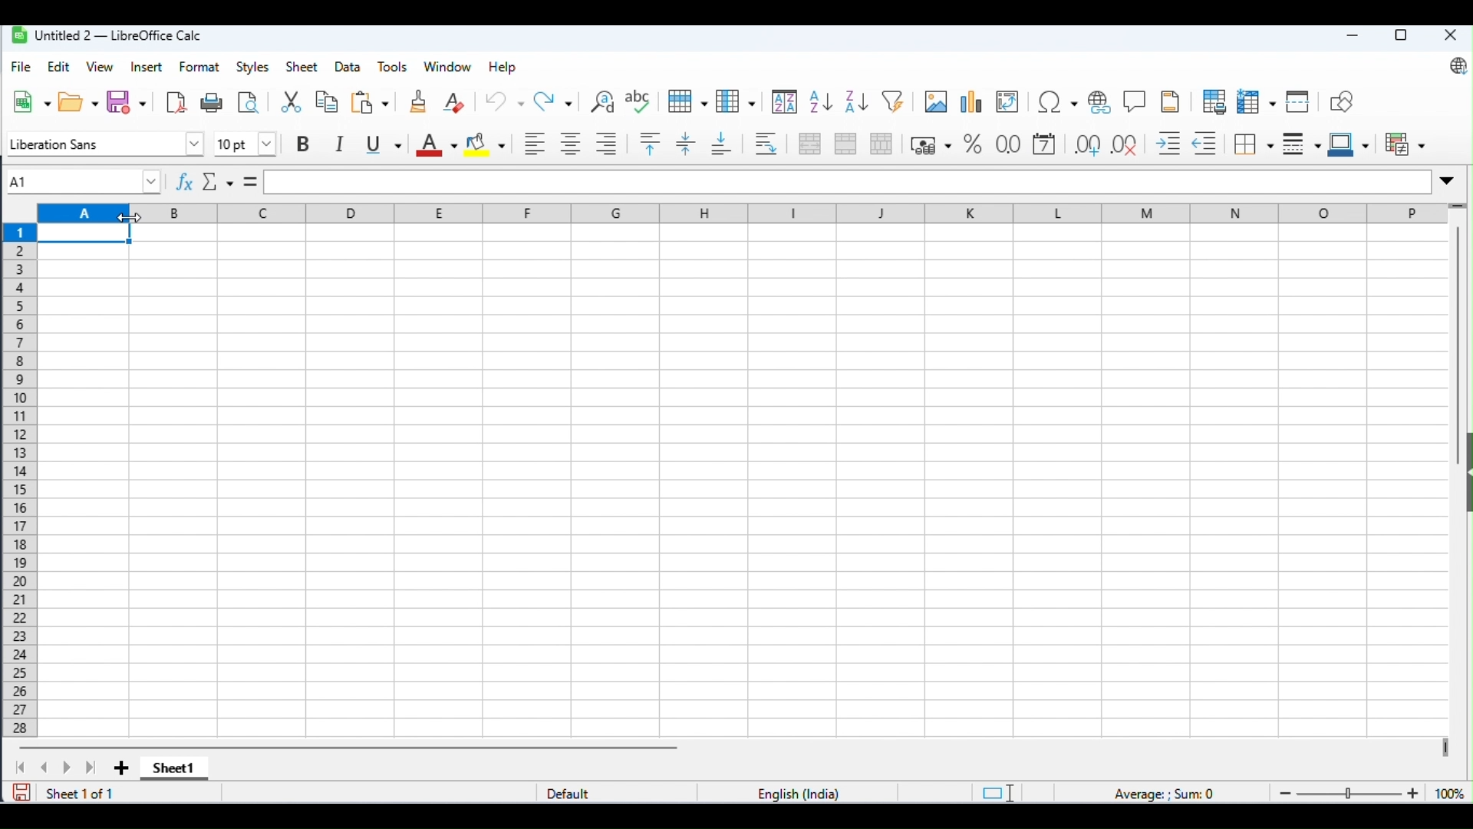  Describe the element at coordinates (604, 101) in the screenshot. I see `find and replace` at that location.